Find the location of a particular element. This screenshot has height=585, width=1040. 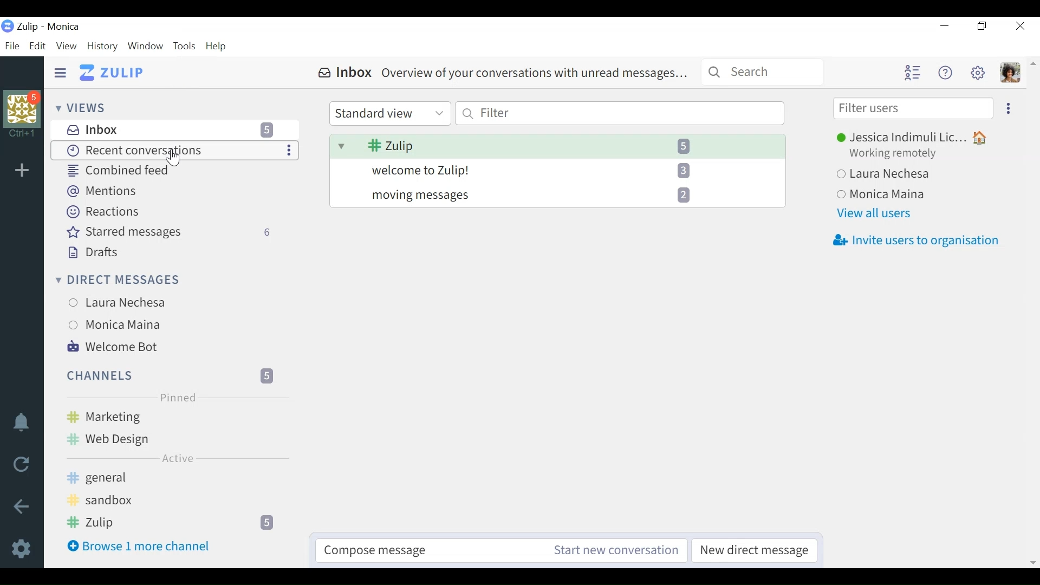

Search is located at coordinates (763, 71).